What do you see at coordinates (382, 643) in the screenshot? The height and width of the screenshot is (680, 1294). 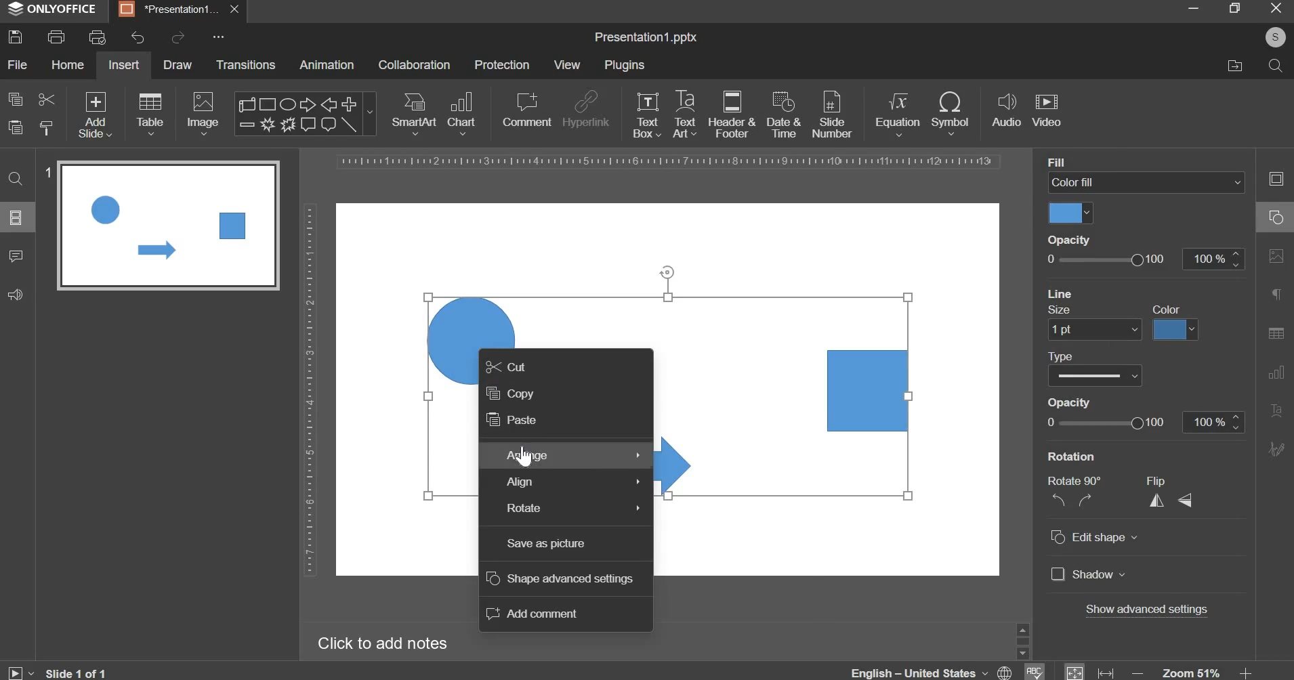 I see `Click to add notes` at bounding box center [382, 643].